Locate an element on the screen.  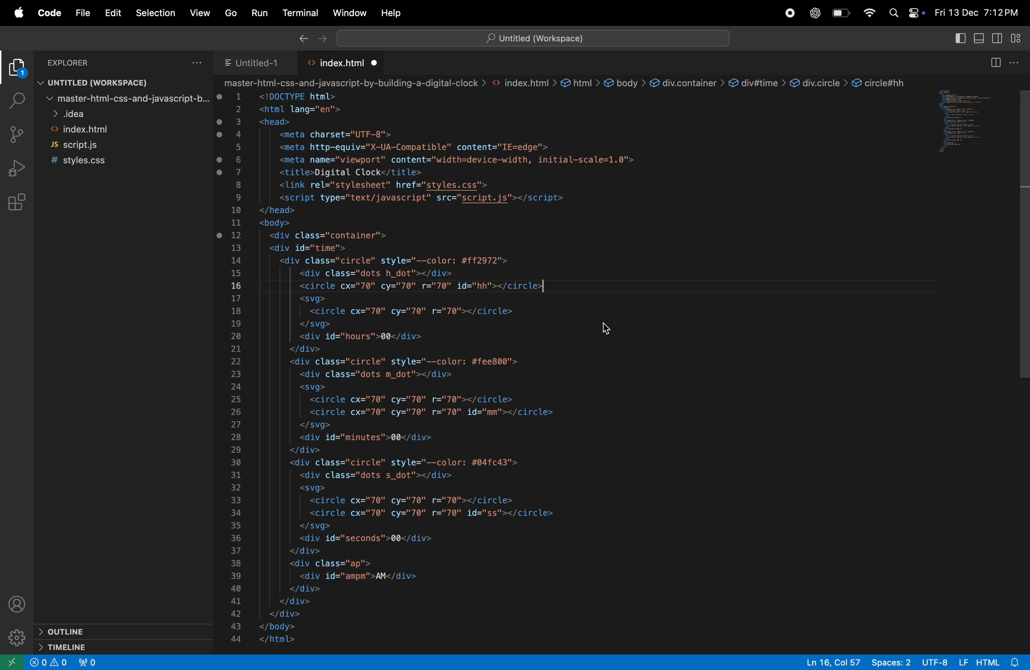
apple menu is located at coordinates (18, 13).